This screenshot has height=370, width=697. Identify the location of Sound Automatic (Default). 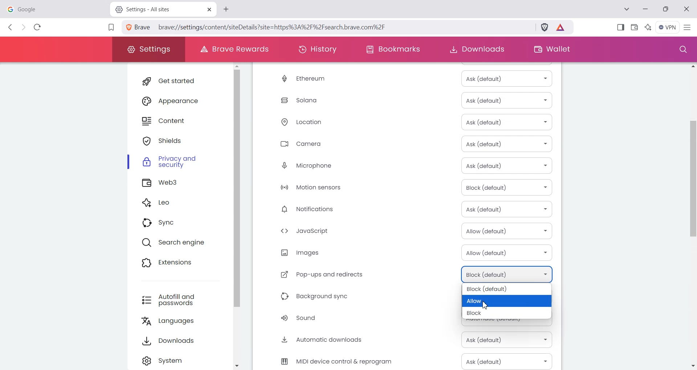
(356, 318).